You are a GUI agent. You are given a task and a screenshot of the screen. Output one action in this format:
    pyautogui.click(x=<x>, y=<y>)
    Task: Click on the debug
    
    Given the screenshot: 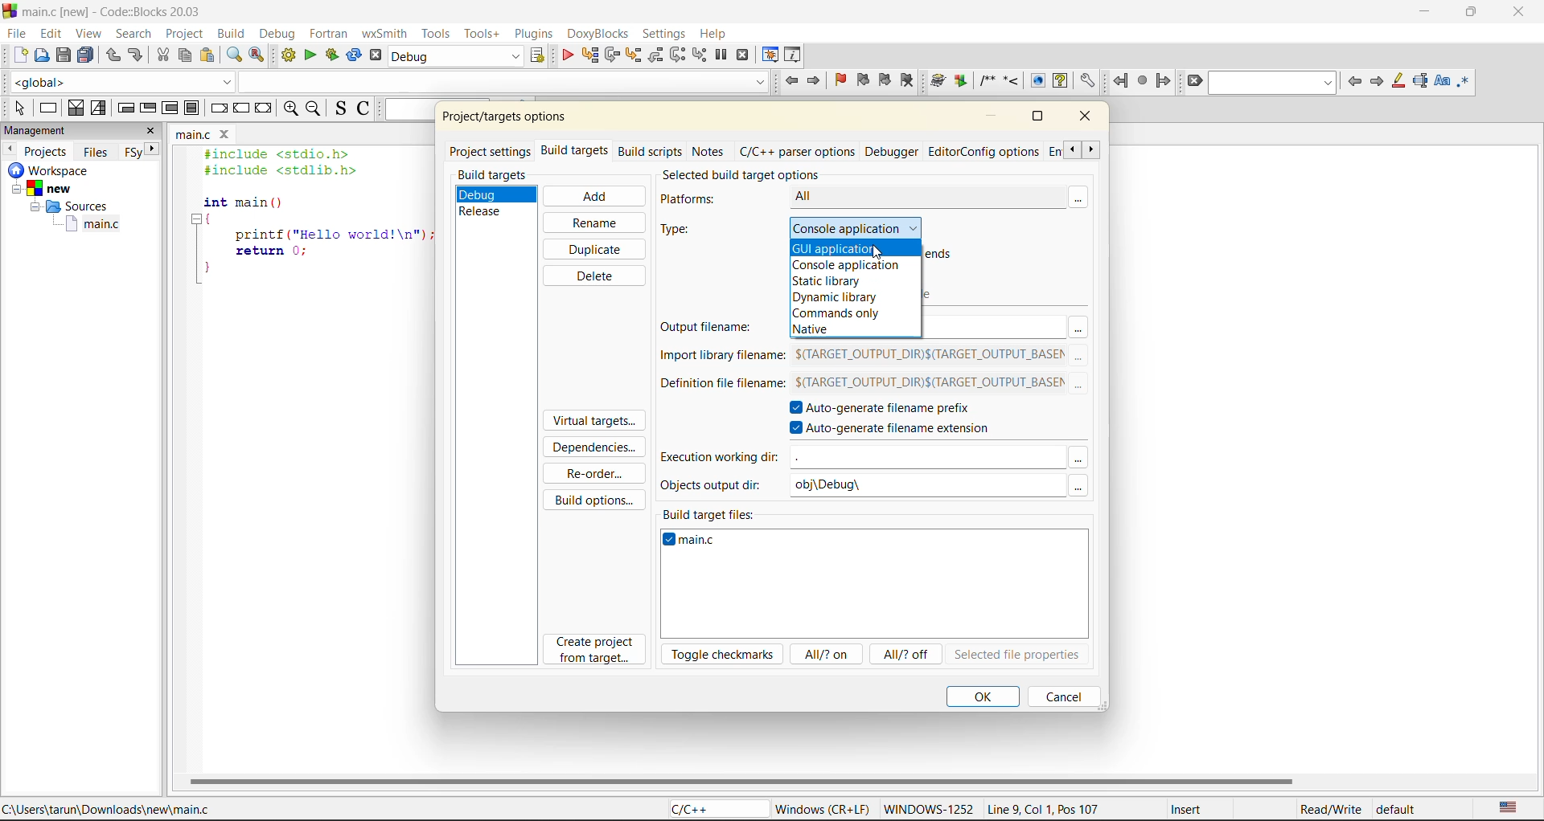 What is the action you would take?
    pyautogui.click(x=565, y=55)
    